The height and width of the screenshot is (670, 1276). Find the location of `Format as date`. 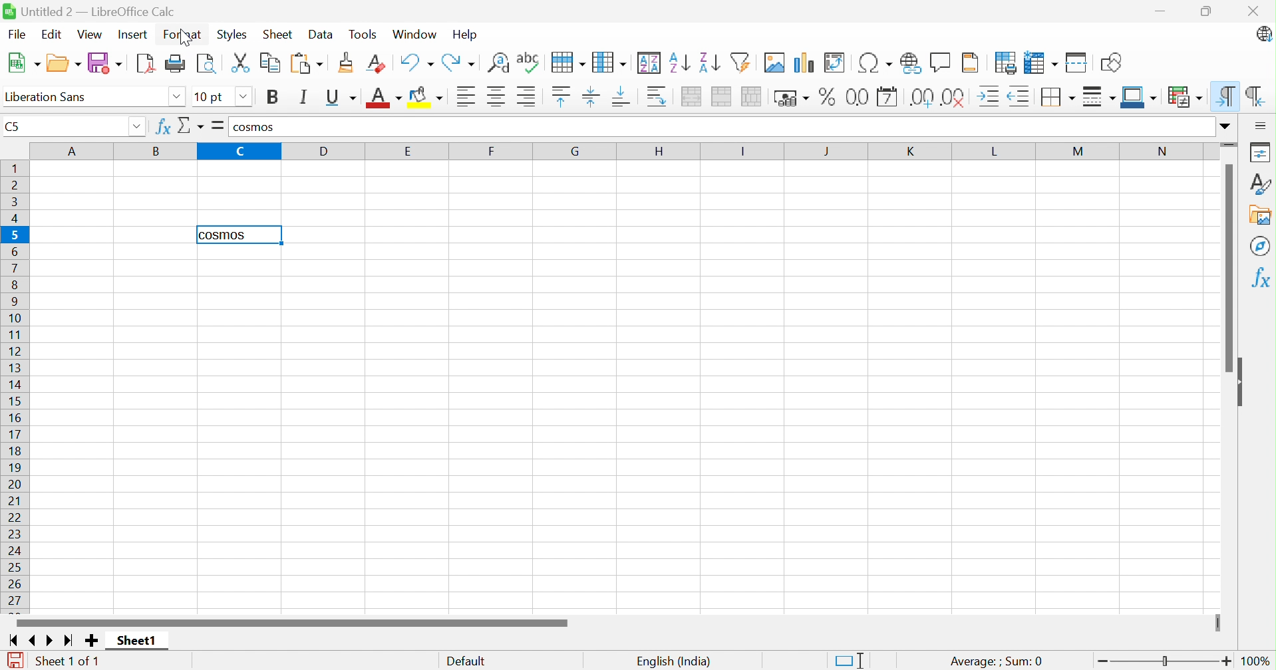

Format as date is located at coordinates (889, 96).